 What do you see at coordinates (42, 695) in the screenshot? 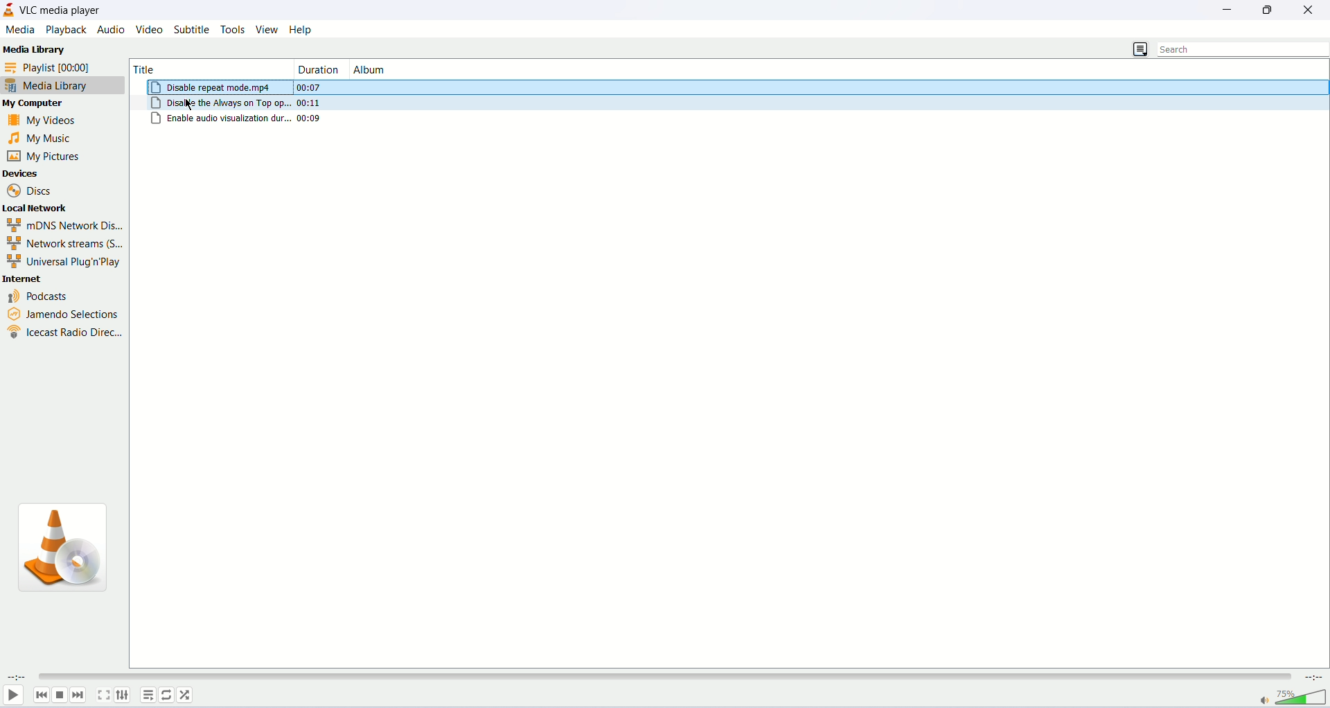
I see `previous` at bounding box center [42, 695].